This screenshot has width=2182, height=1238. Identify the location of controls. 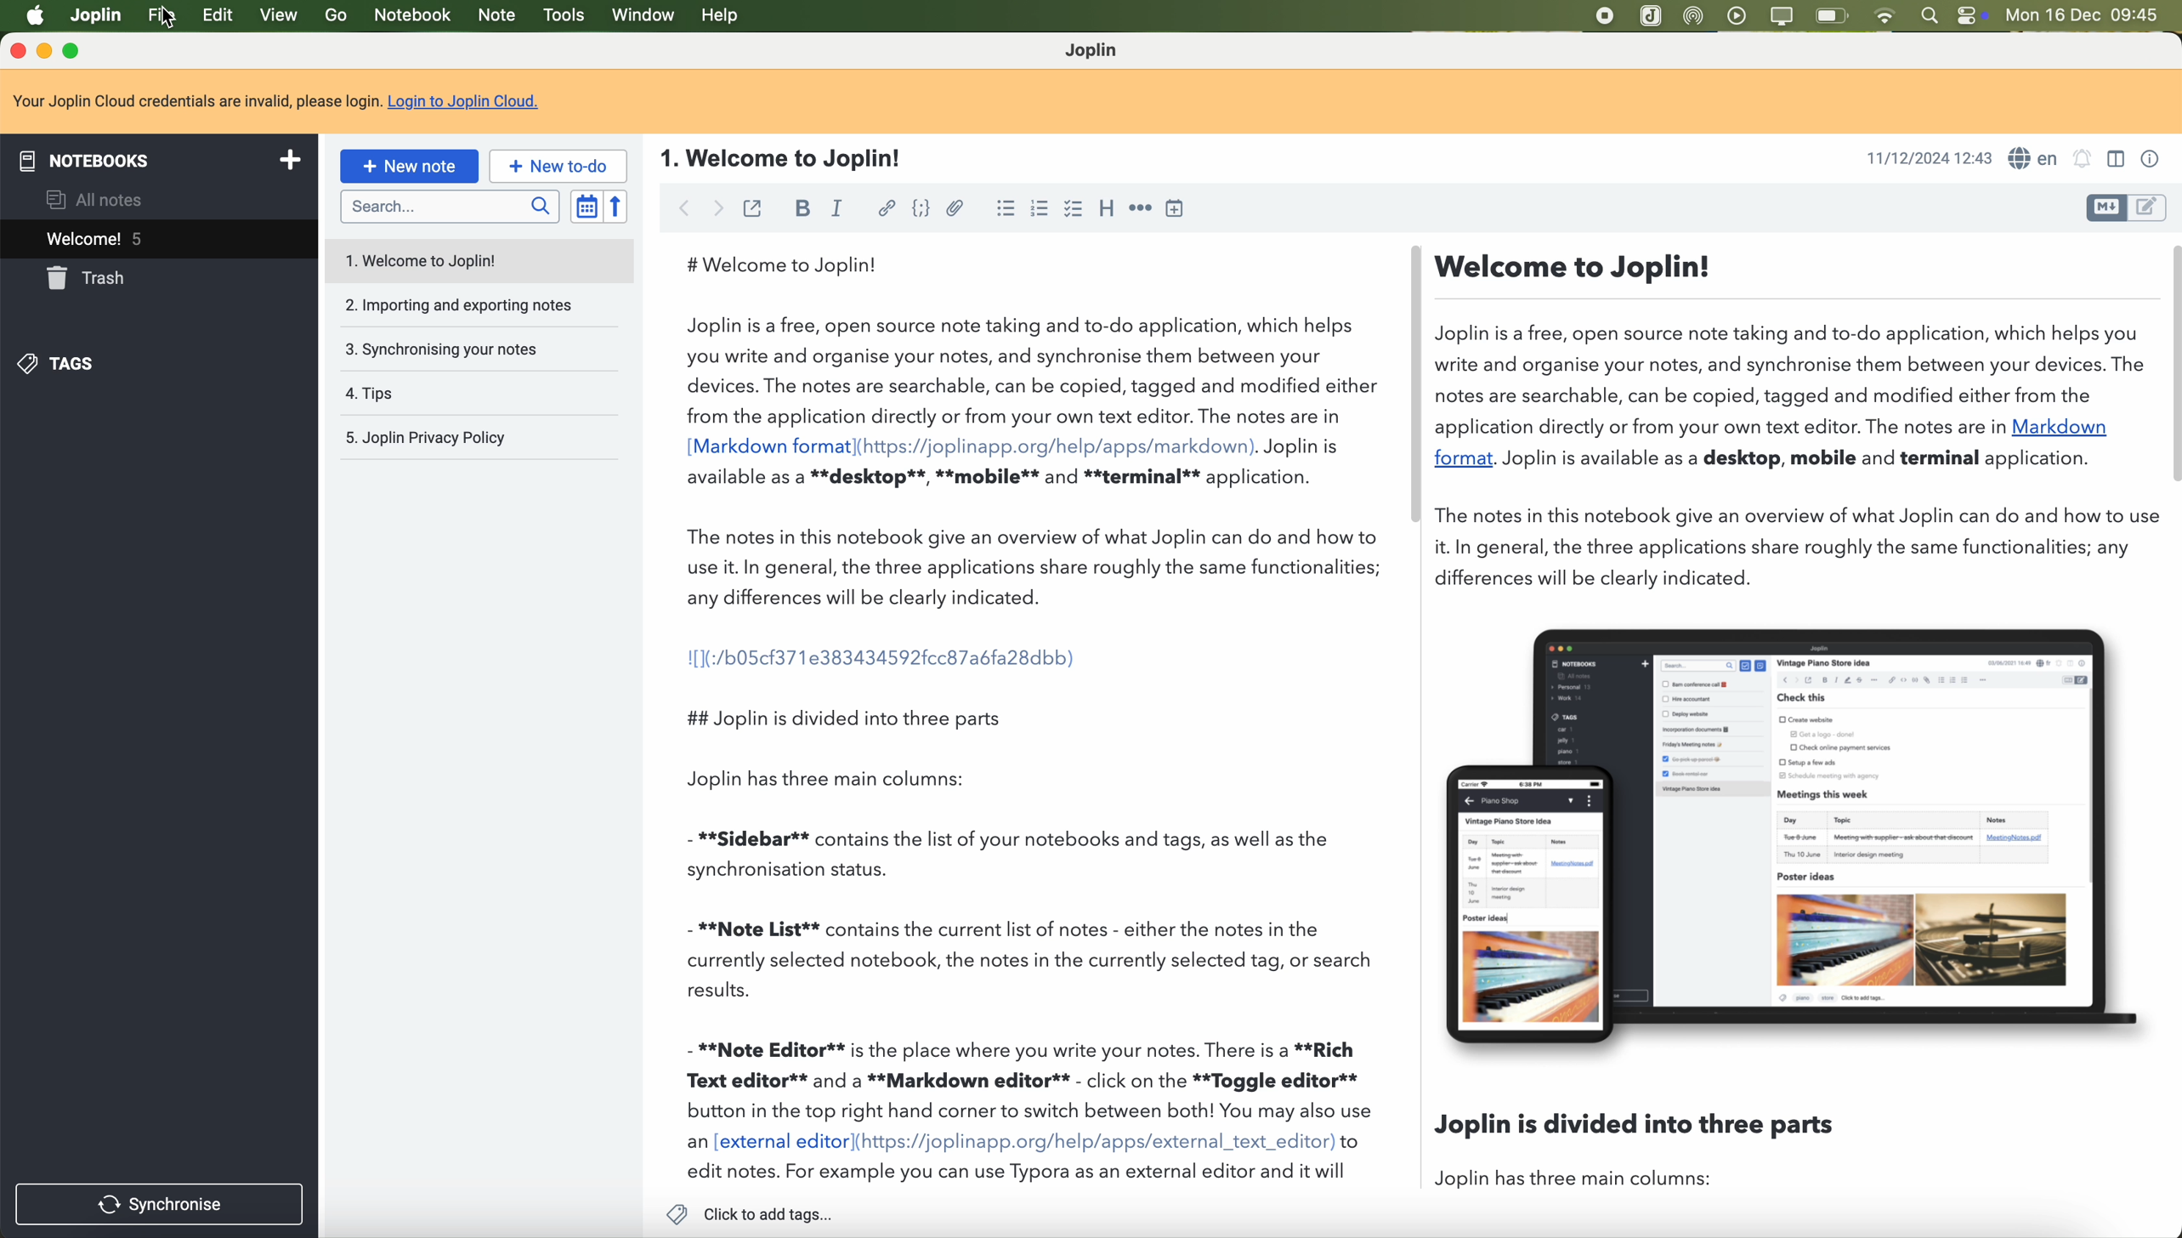
(1977, 16).